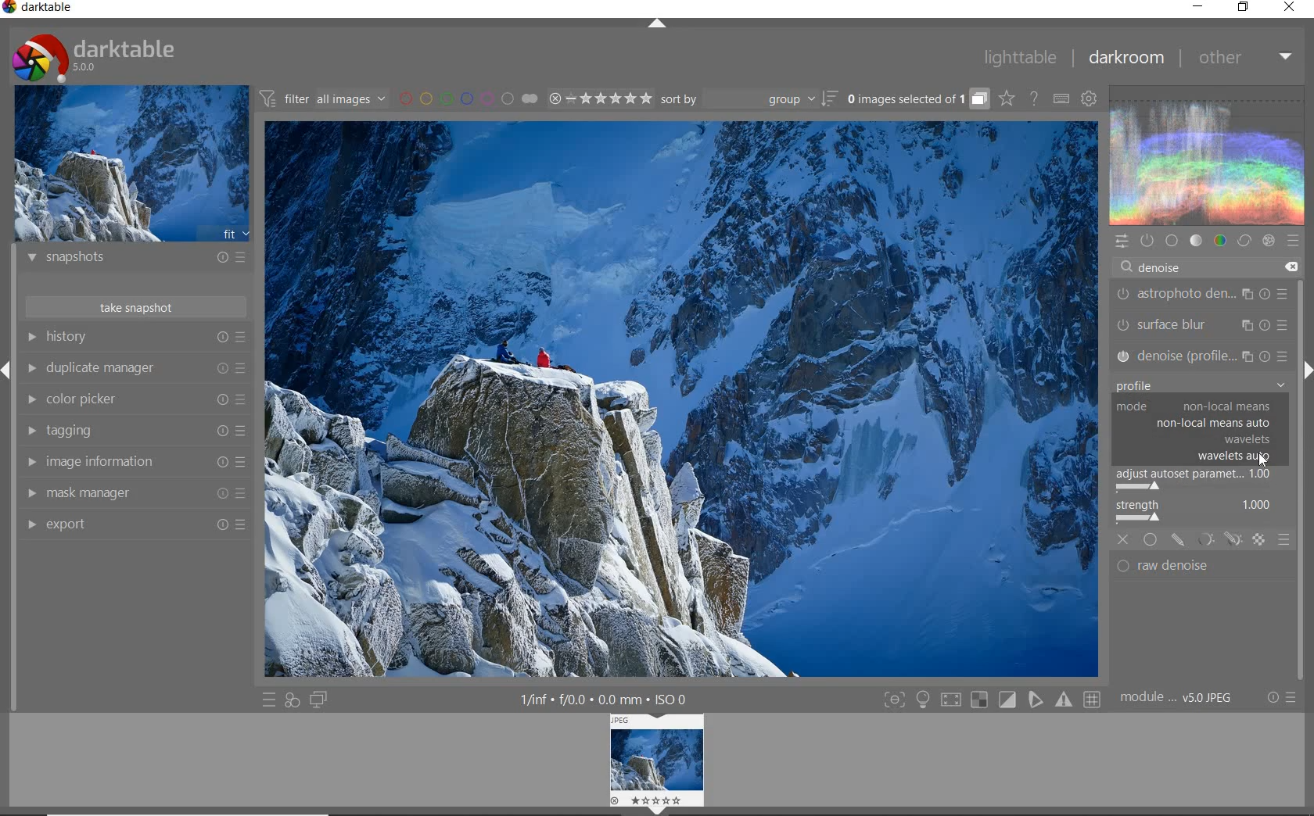  I want to click on 1/inf*f/0.0 mm*ISO 0, so click(609, 699).